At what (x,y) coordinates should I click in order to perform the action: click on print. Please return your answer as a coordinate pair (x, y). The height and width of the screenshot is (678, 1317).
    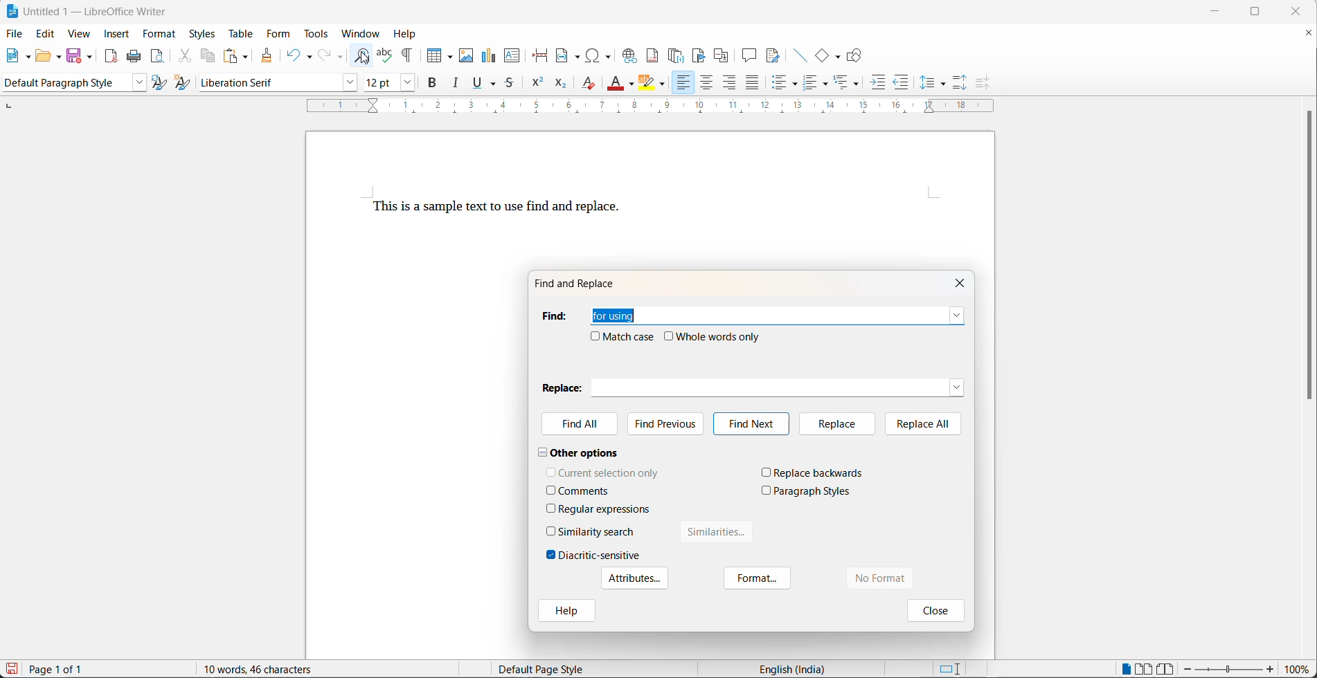
    Looking at the image, I should click on (137, 57).